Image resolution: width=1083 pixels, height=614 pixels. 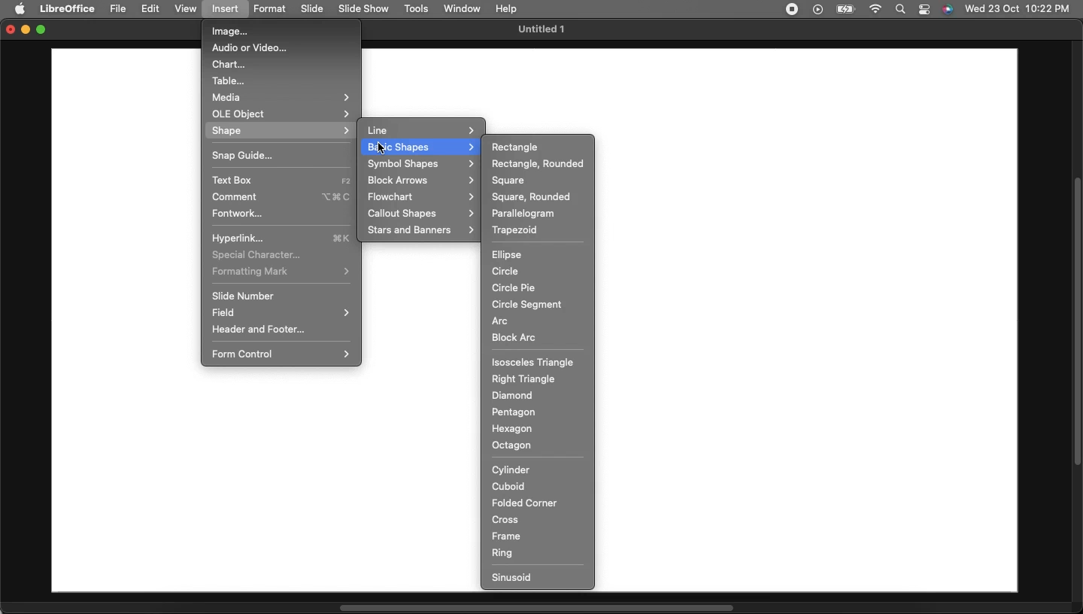 What do you see at coordinates (226, 9) in the screenshot?
I see `Insert` at bounding box center [226, 9].